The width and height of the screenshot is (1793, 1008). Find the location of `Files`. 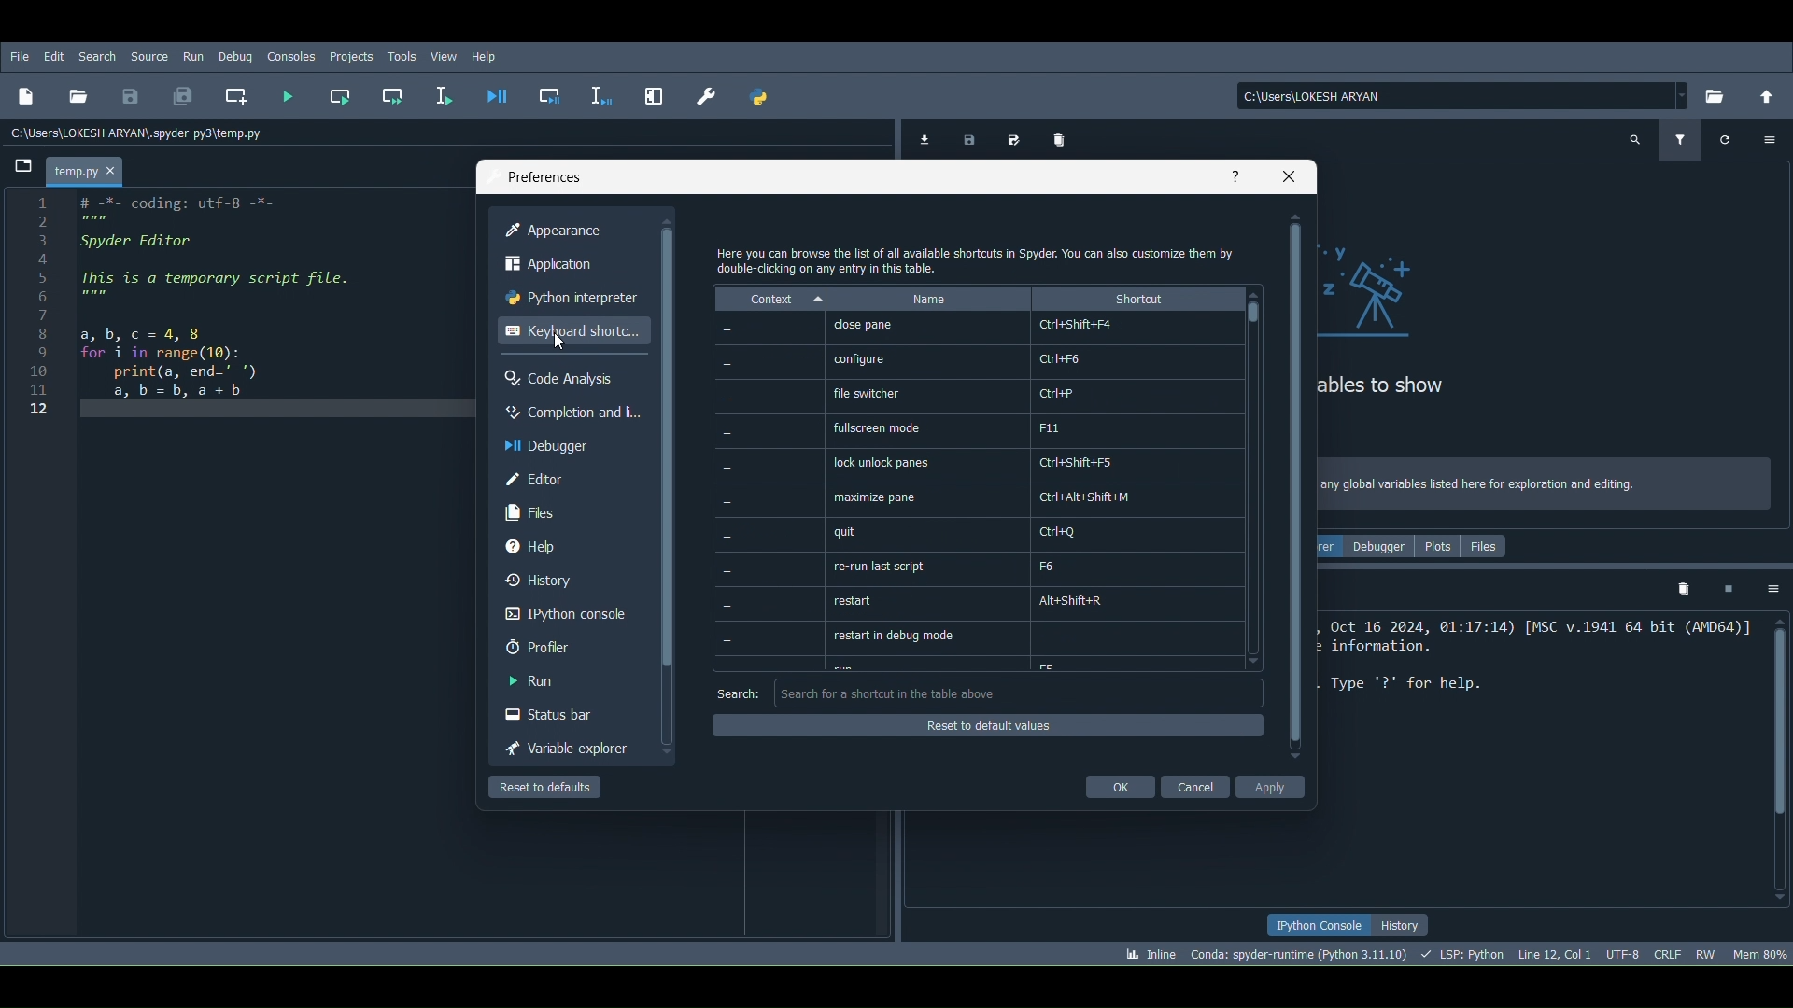

Files is located at coordinates (1489, 543).